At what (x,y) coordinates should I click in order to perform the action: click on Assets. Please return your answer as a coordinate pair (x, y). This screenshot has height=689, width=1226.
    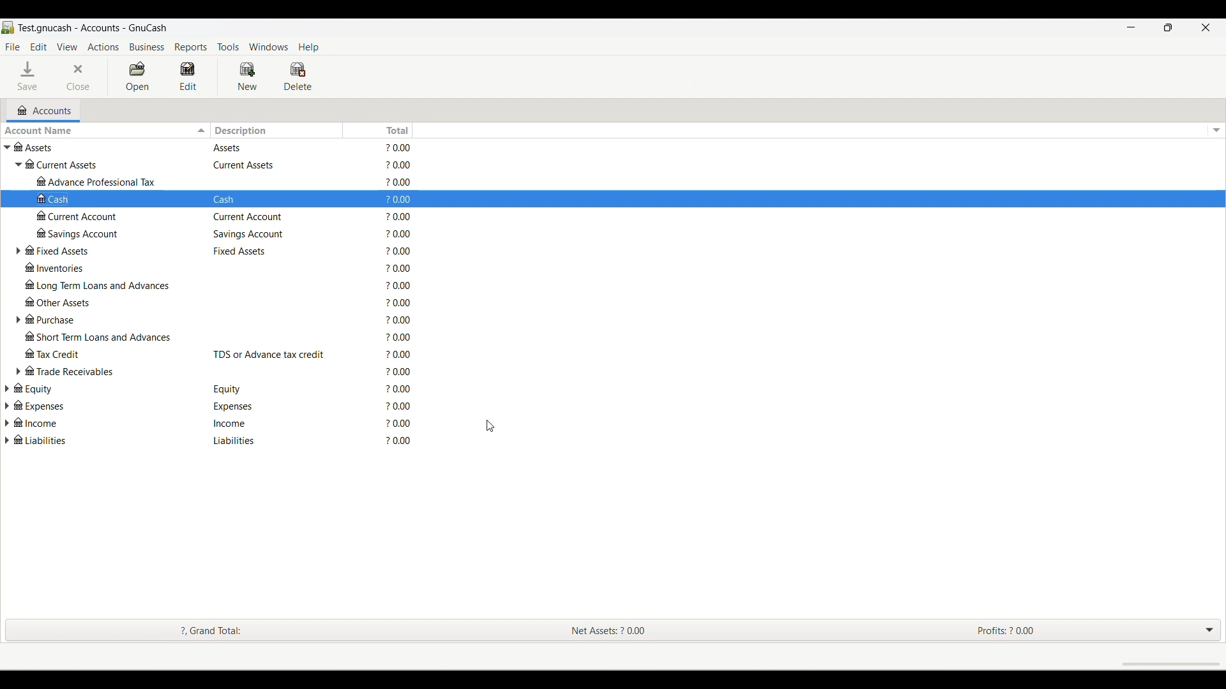
    Looking at the image, I should click on (106, 147).